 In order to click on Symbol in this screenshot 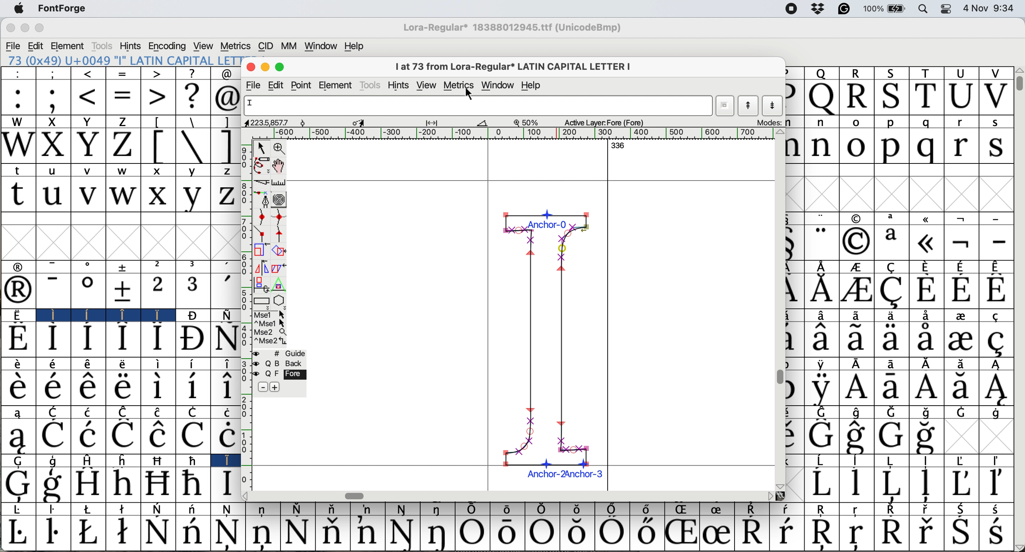, I will do `click(194, 461)`.